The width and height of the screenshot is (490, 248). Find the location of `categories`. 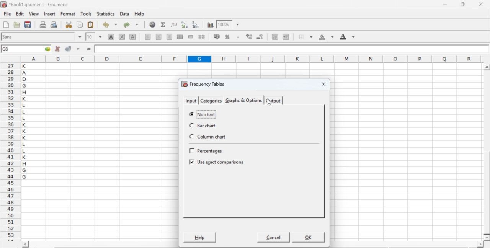

categories is located at coordinates (211, 101).